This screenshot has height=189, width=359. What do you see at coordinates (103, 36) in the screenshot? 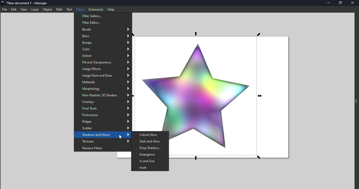
I see `Blurs` at bounding box center [103, 36].